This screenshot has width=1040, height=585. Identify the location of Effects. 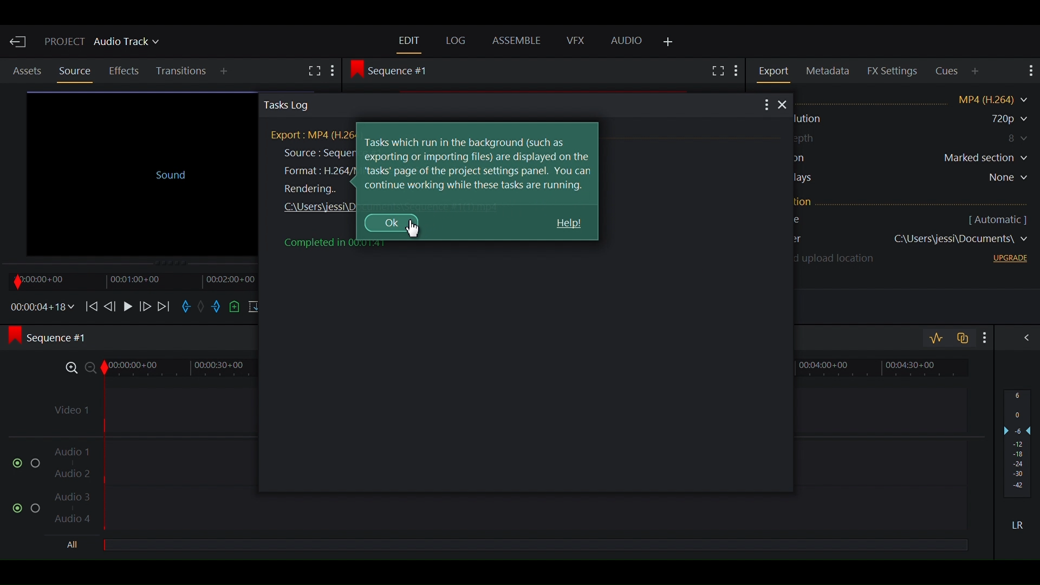
(126, 71).